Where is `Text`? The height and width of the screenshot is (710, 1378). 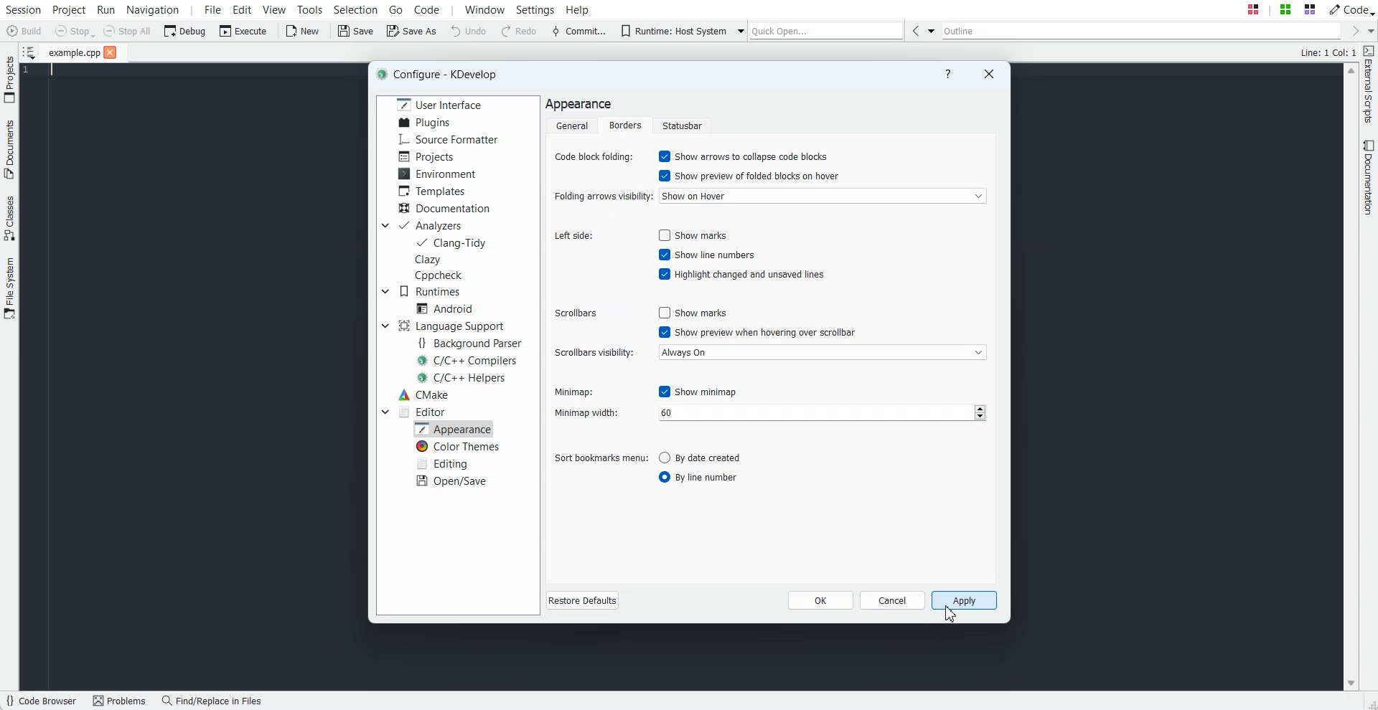
Text is located at coordinates (1328, 52).